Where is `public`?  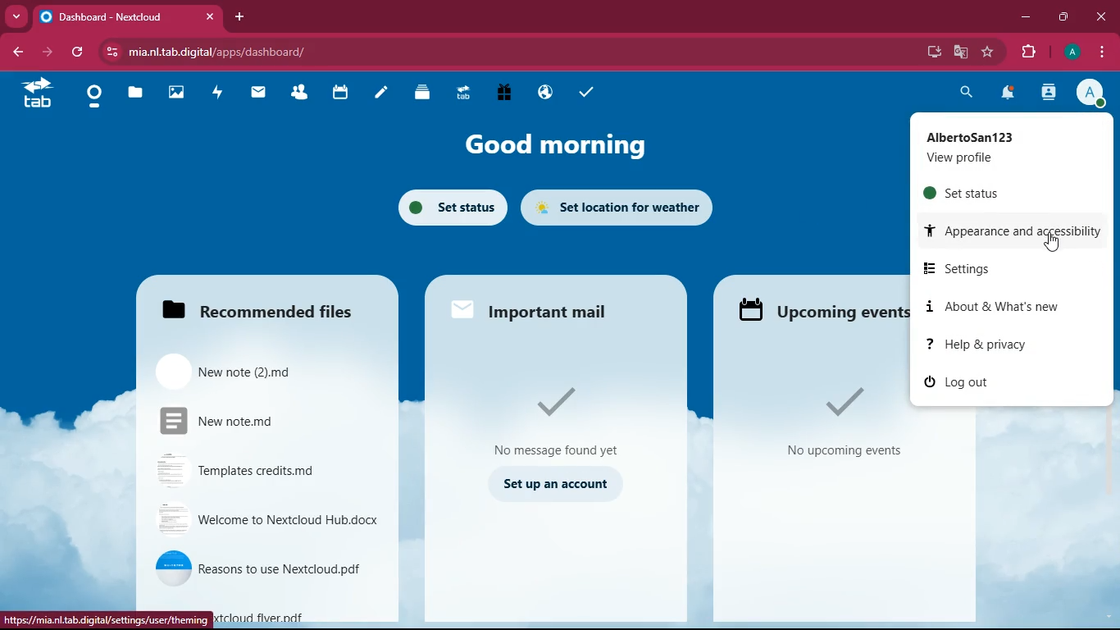 public is located at coordinates (542, 92).